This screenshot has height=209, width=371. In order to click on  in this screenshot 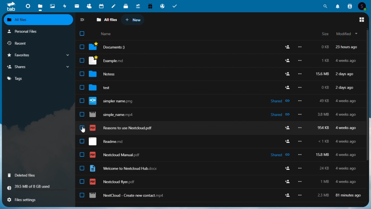, I will do `click(81, 60)`.